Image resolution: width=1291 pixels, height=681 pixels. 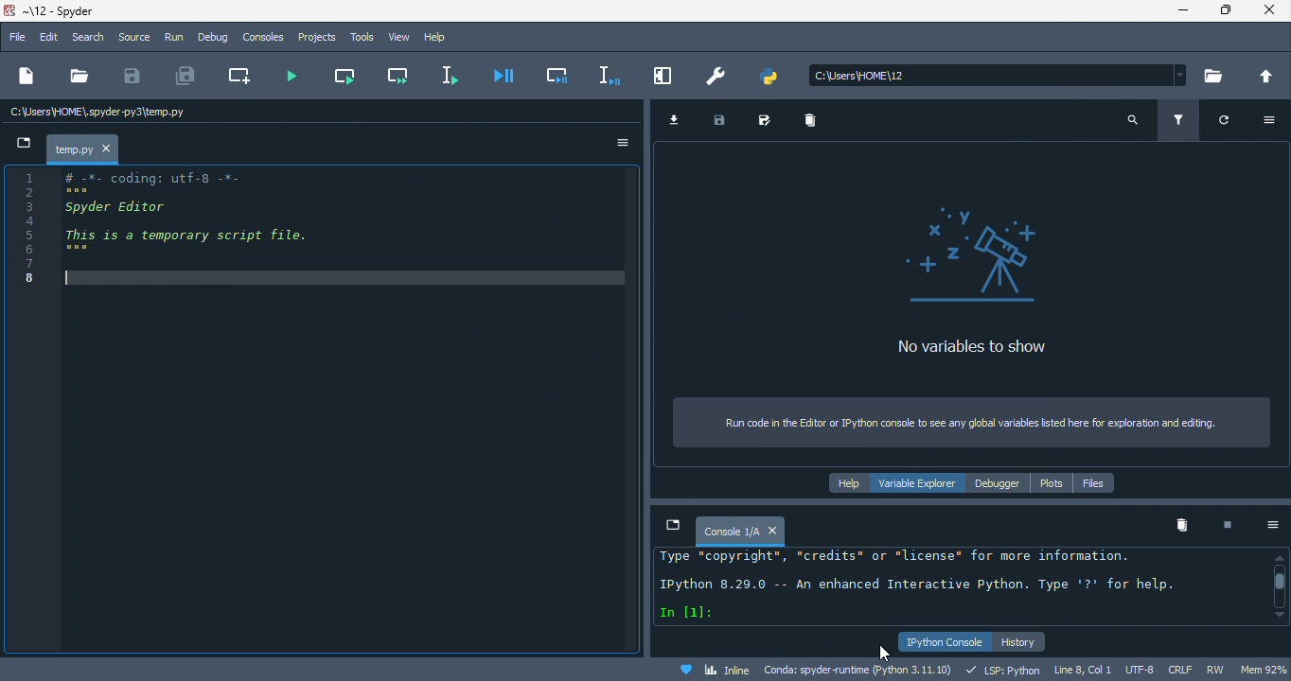 I want to click on debug cell, so click(x=553, y=75).